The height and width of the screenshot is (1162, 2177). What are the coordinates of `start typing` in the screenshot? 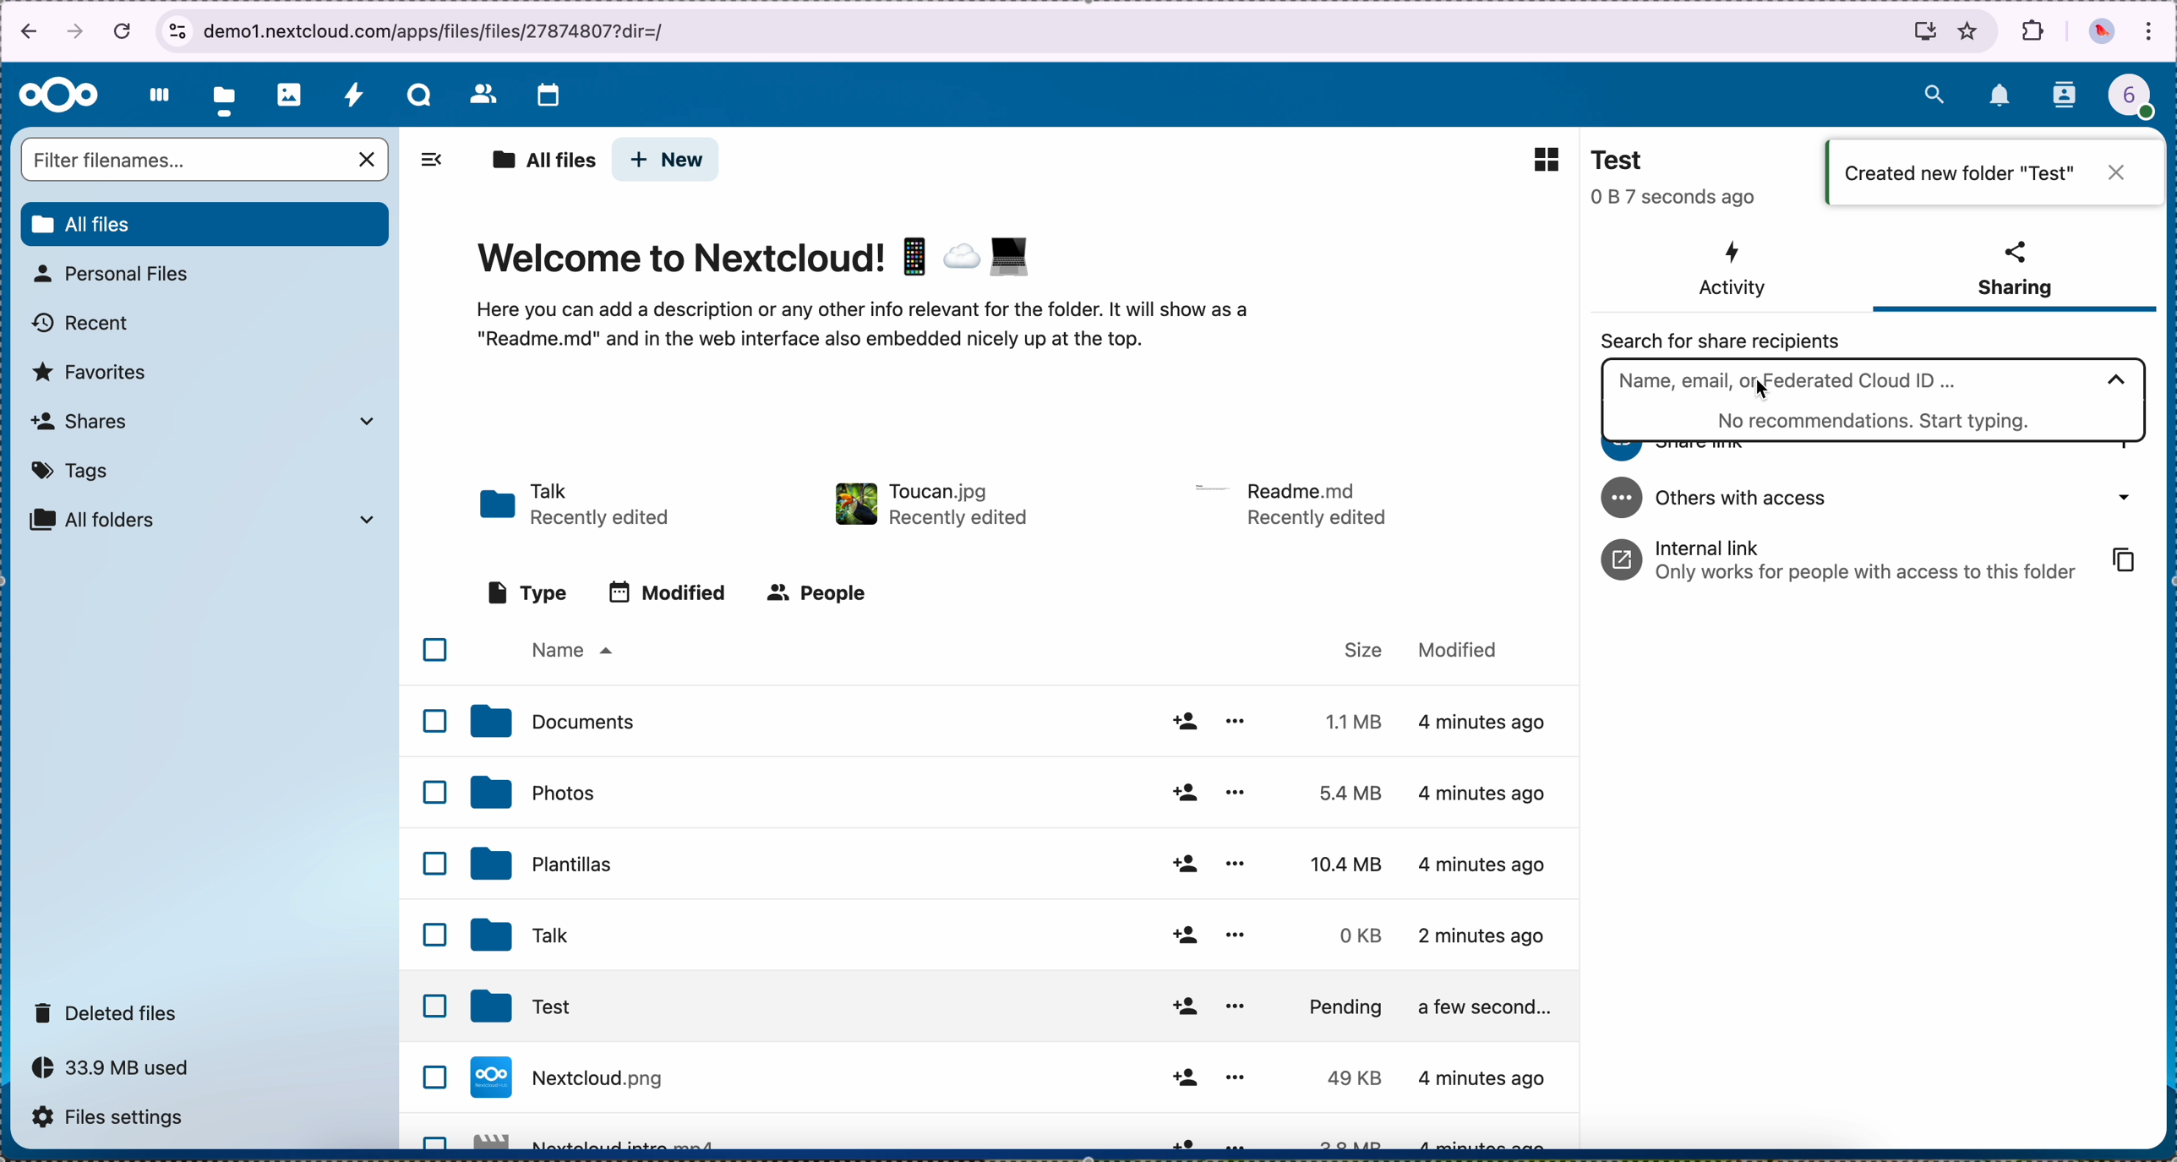 It's located at (1879, 425).